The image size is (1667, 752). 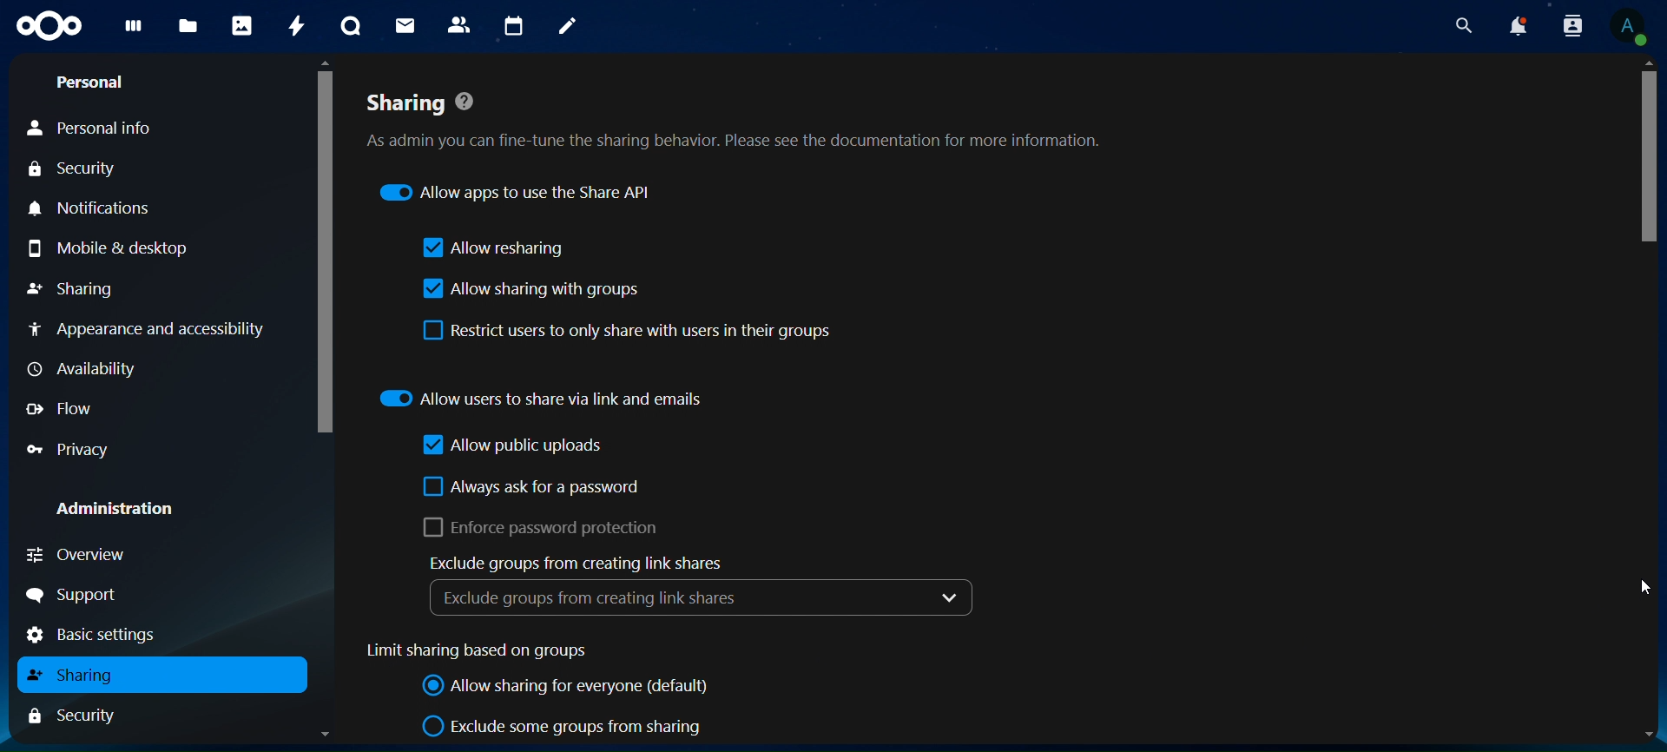 What do you see at coordinates (458, 24) in the screenshot?
I see `contacts` at bounding box center [458, 24].